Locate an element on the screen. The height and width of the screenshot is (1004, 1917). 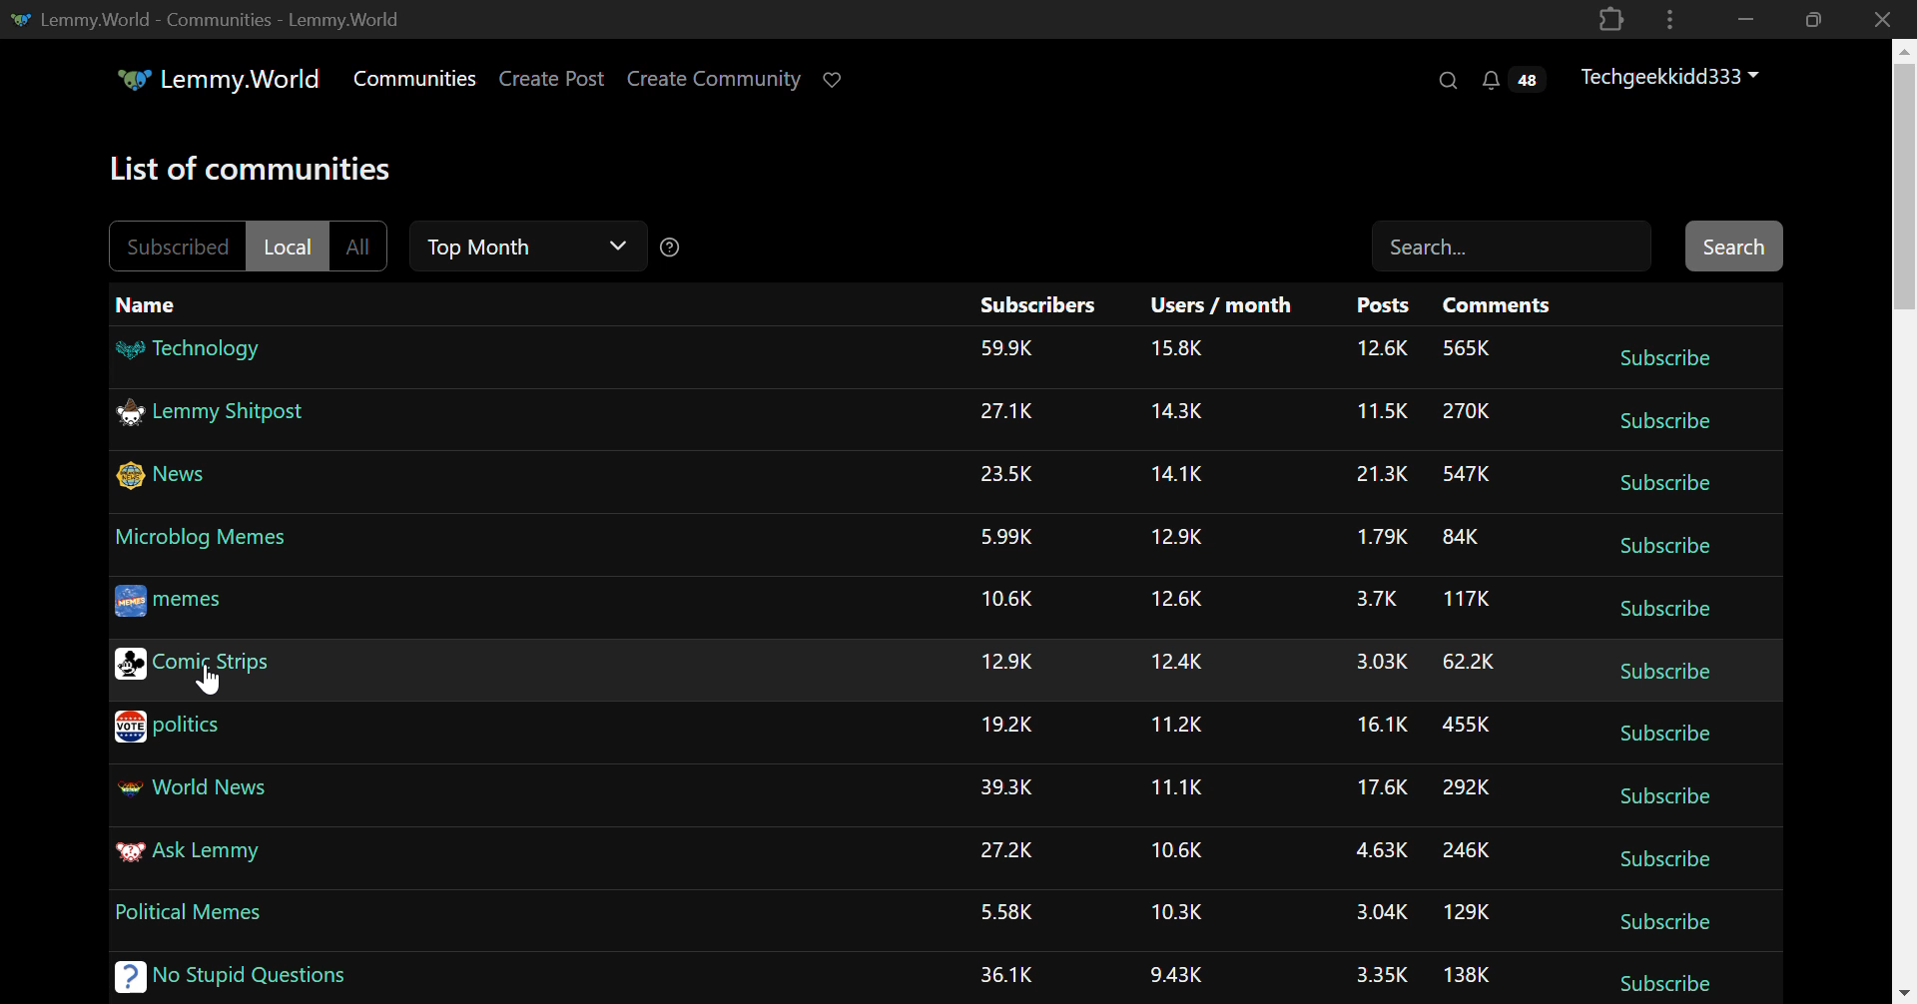
Subscribe is located at coordinates (1667, 608).